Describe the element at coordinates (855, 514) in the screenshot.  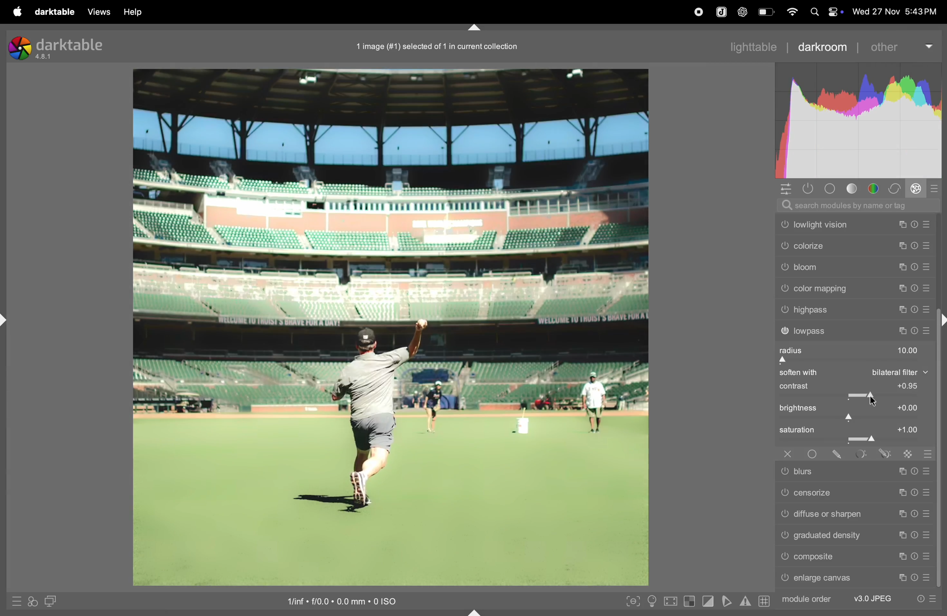
I see `diffuse or sharpen` at that location.